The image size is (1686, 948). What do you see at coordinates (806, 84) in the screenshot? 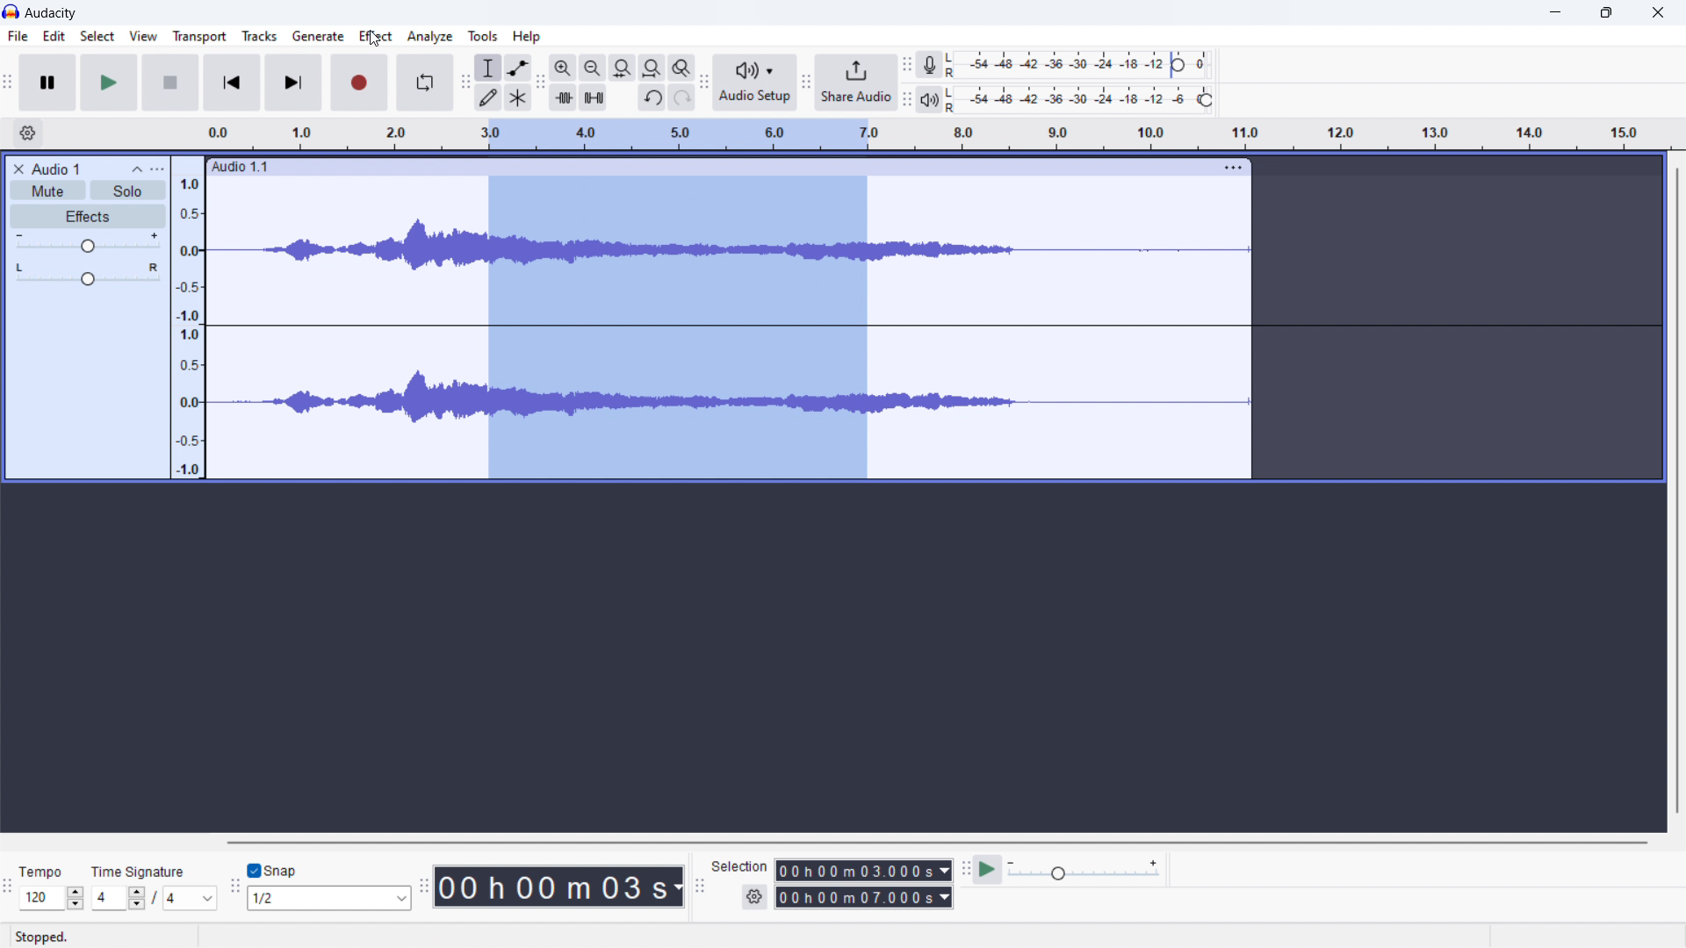
I see `share audio toolbar` at bounding box center [806, 84].